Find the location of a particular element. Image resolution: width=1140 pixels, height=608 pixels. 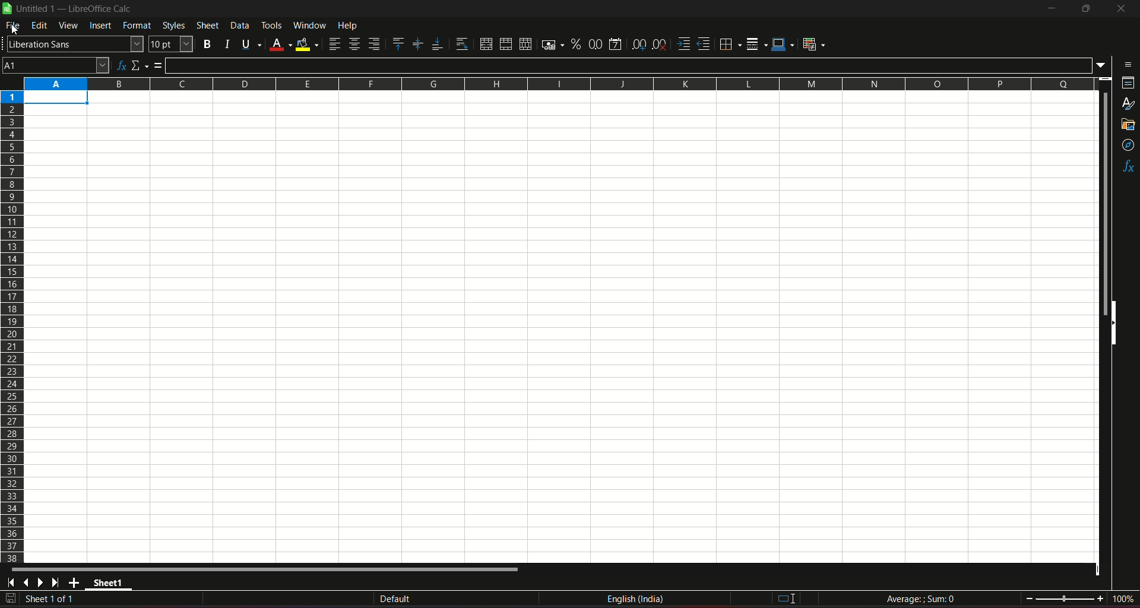

previous sheet is located at coordinates (27, 584).